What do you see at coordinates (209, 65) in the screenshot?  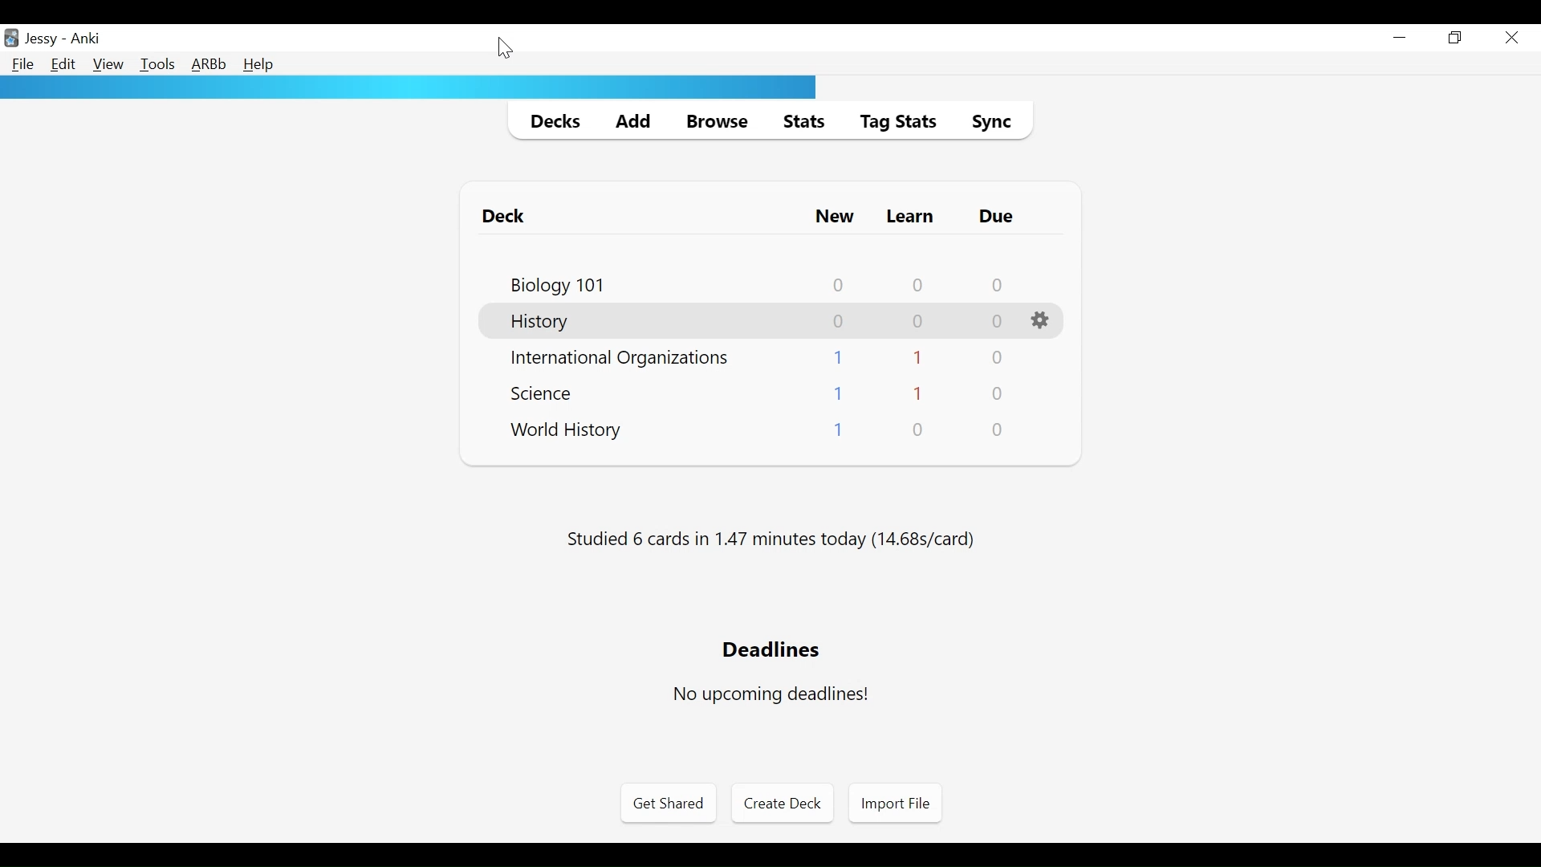 I see `Advanced Review Button bar` at bounding box center [209, 65].